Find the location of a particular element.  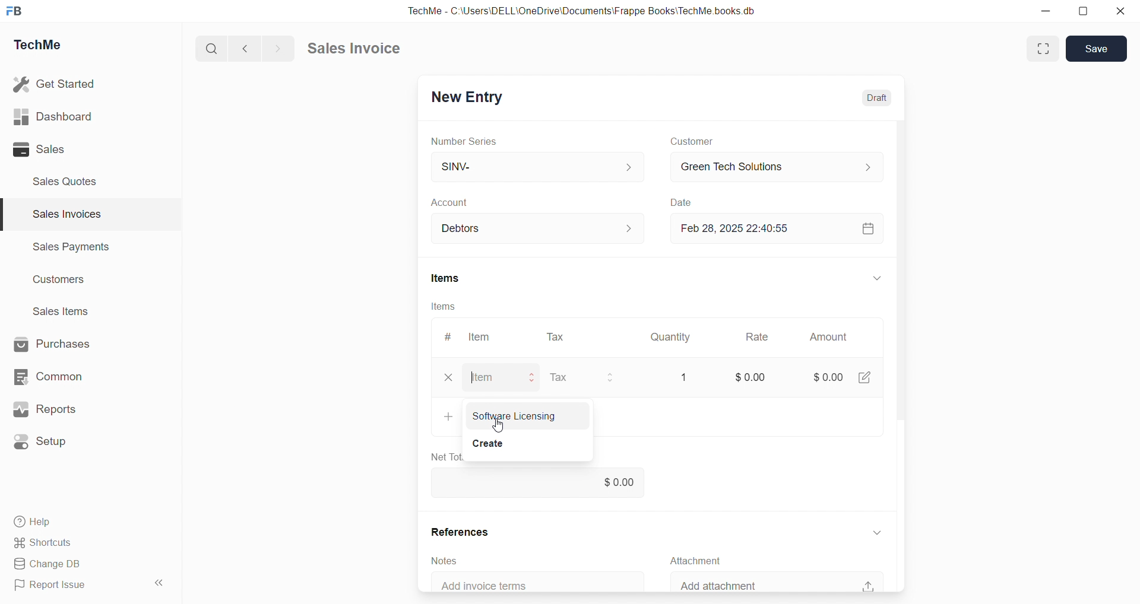

Item is located at coordinates (482, 378).